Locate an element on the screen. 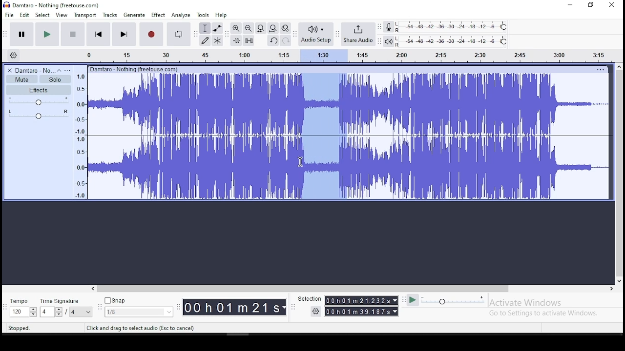 The image size is (625, 351). 00 h 01 m 39.187s is located at coordinates (358, 312).